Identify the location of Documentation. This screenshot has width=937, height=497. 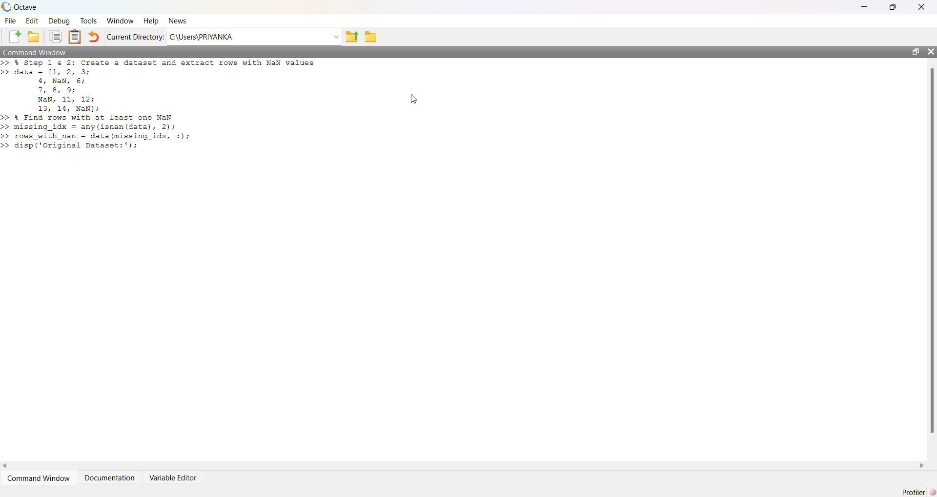
(109, 478).